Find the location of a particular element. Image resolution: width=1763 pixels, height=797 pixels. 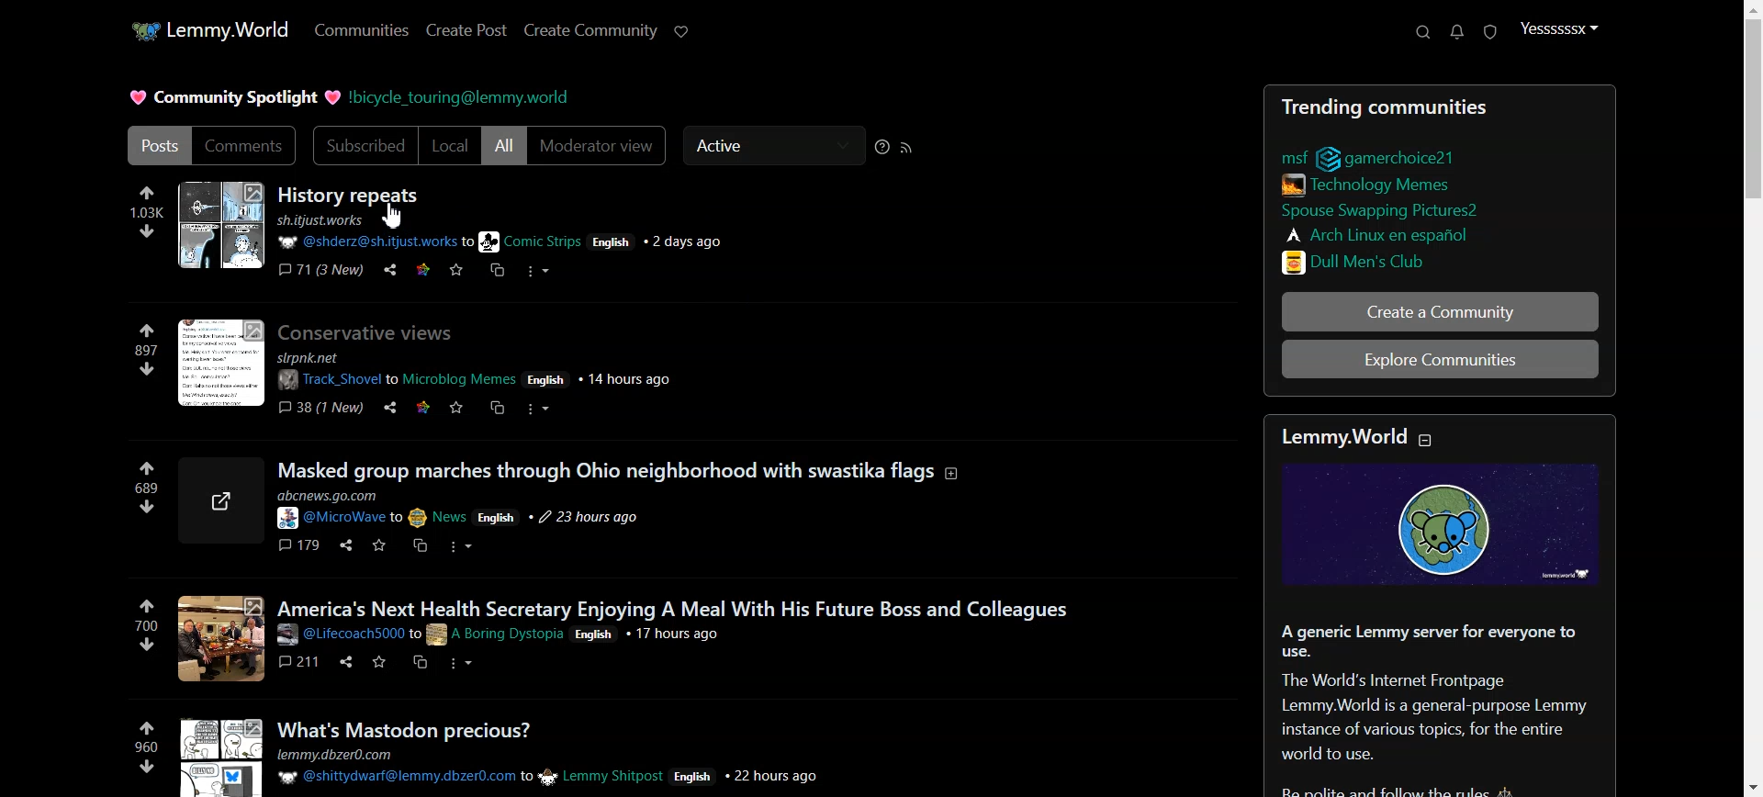

America's Next Health Secretary Enjoying A Meal With His Future Boss and Colleagues is located at coordinates (678, 607).